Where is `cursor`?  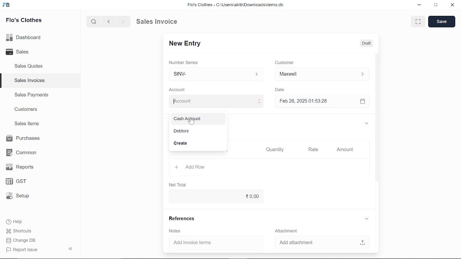 cursor is located at coordinates (191, 121).